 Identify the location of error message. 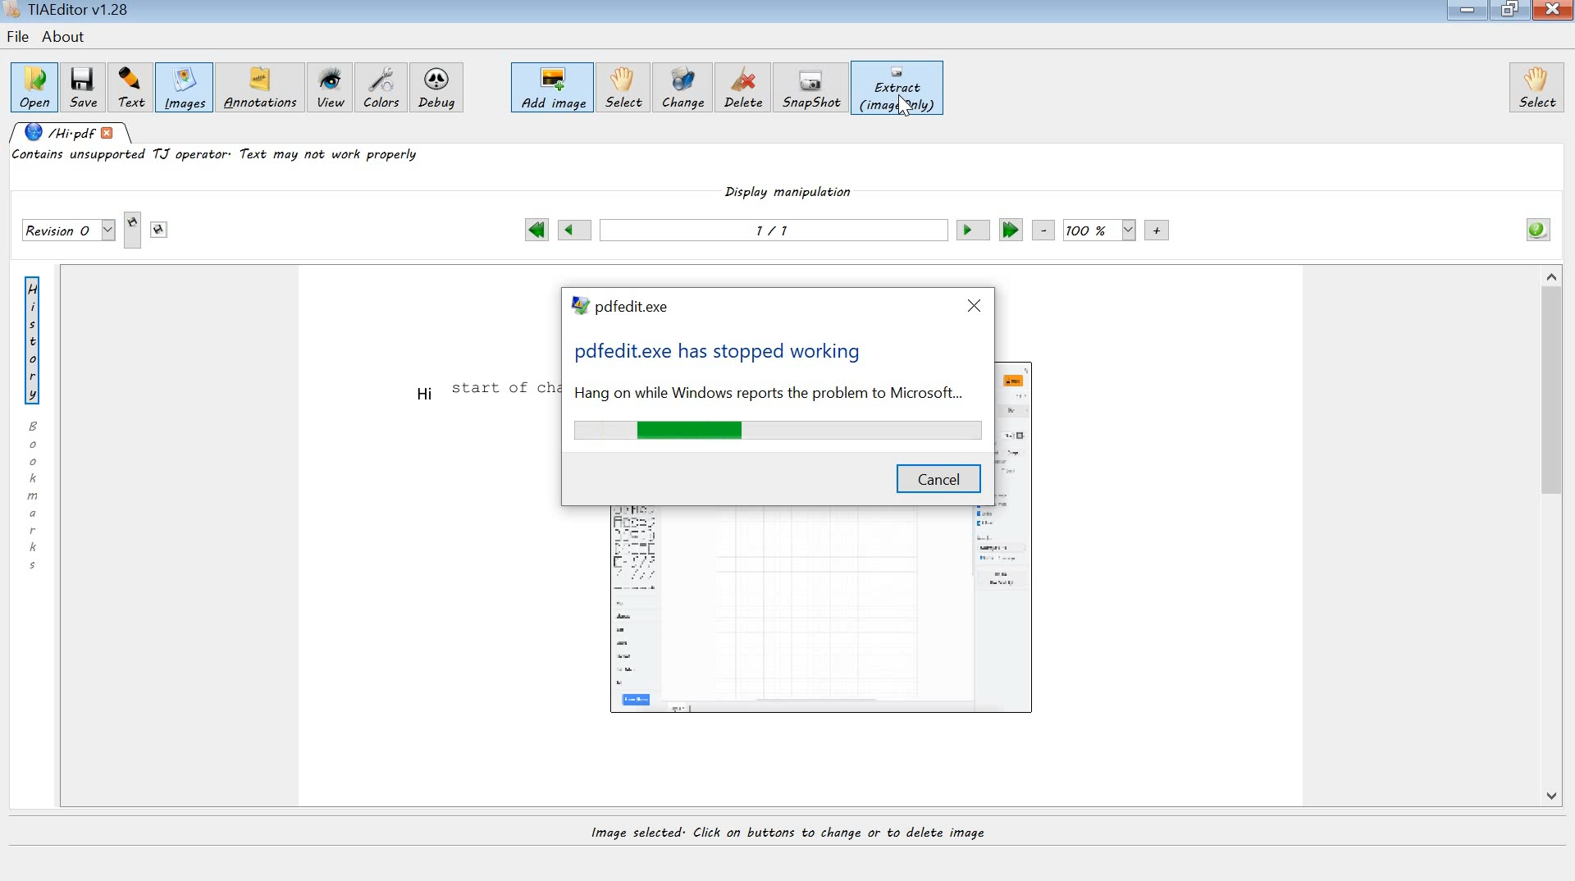
(778, 373).